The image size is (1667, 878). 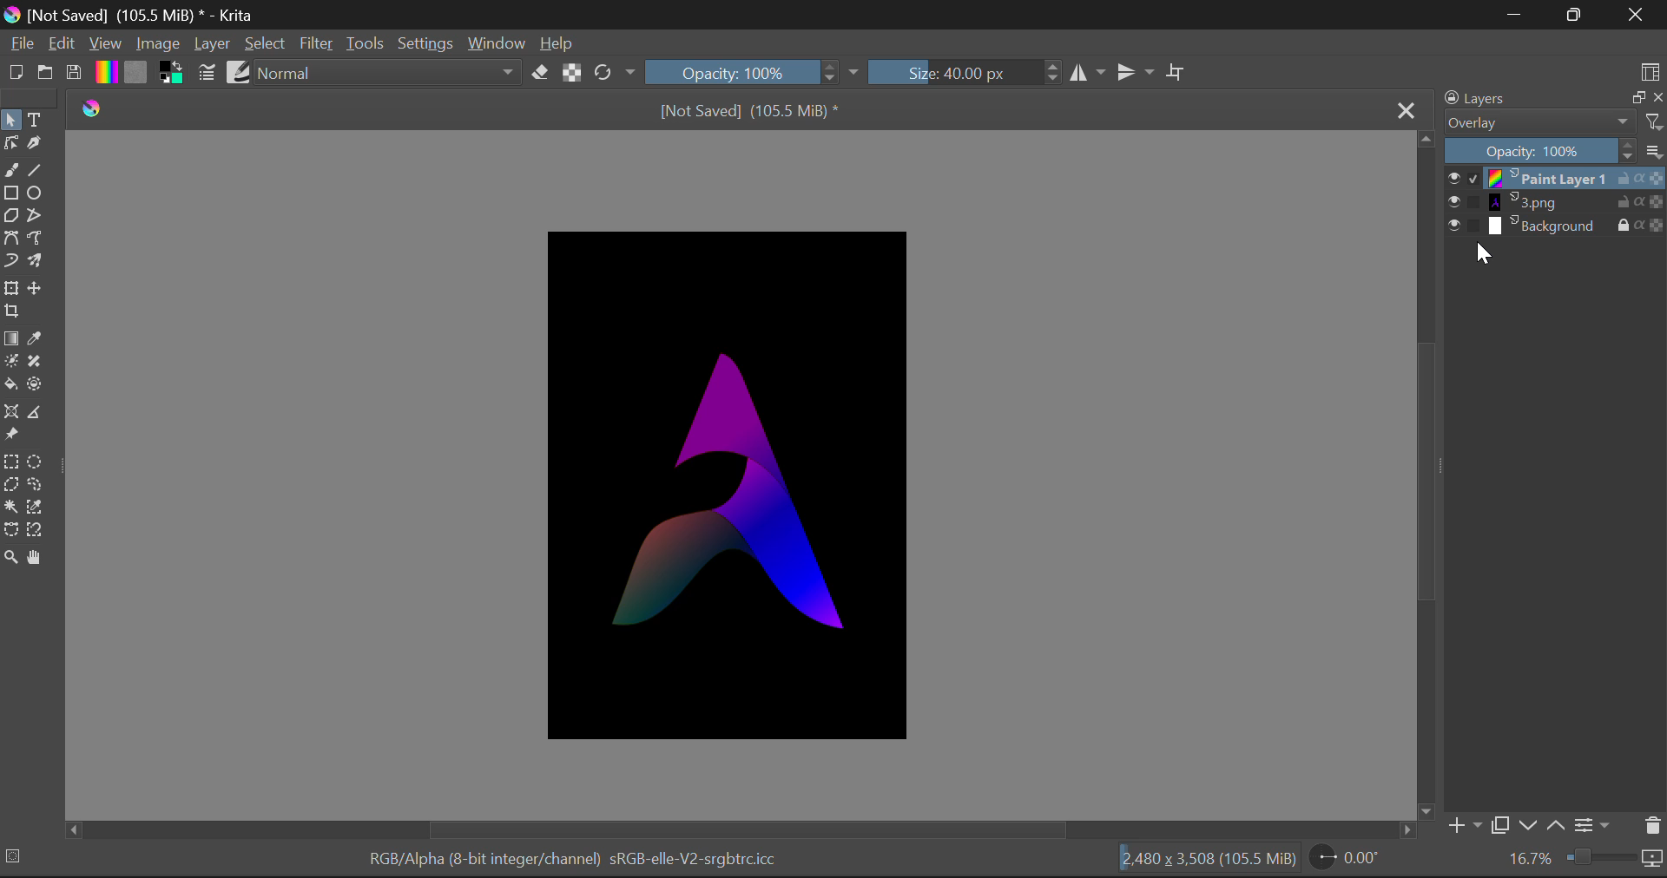 What do you see at coordinates (1465, 824) in the screenshot?
I see `Add Layer` at bounding box center [1465, 824].